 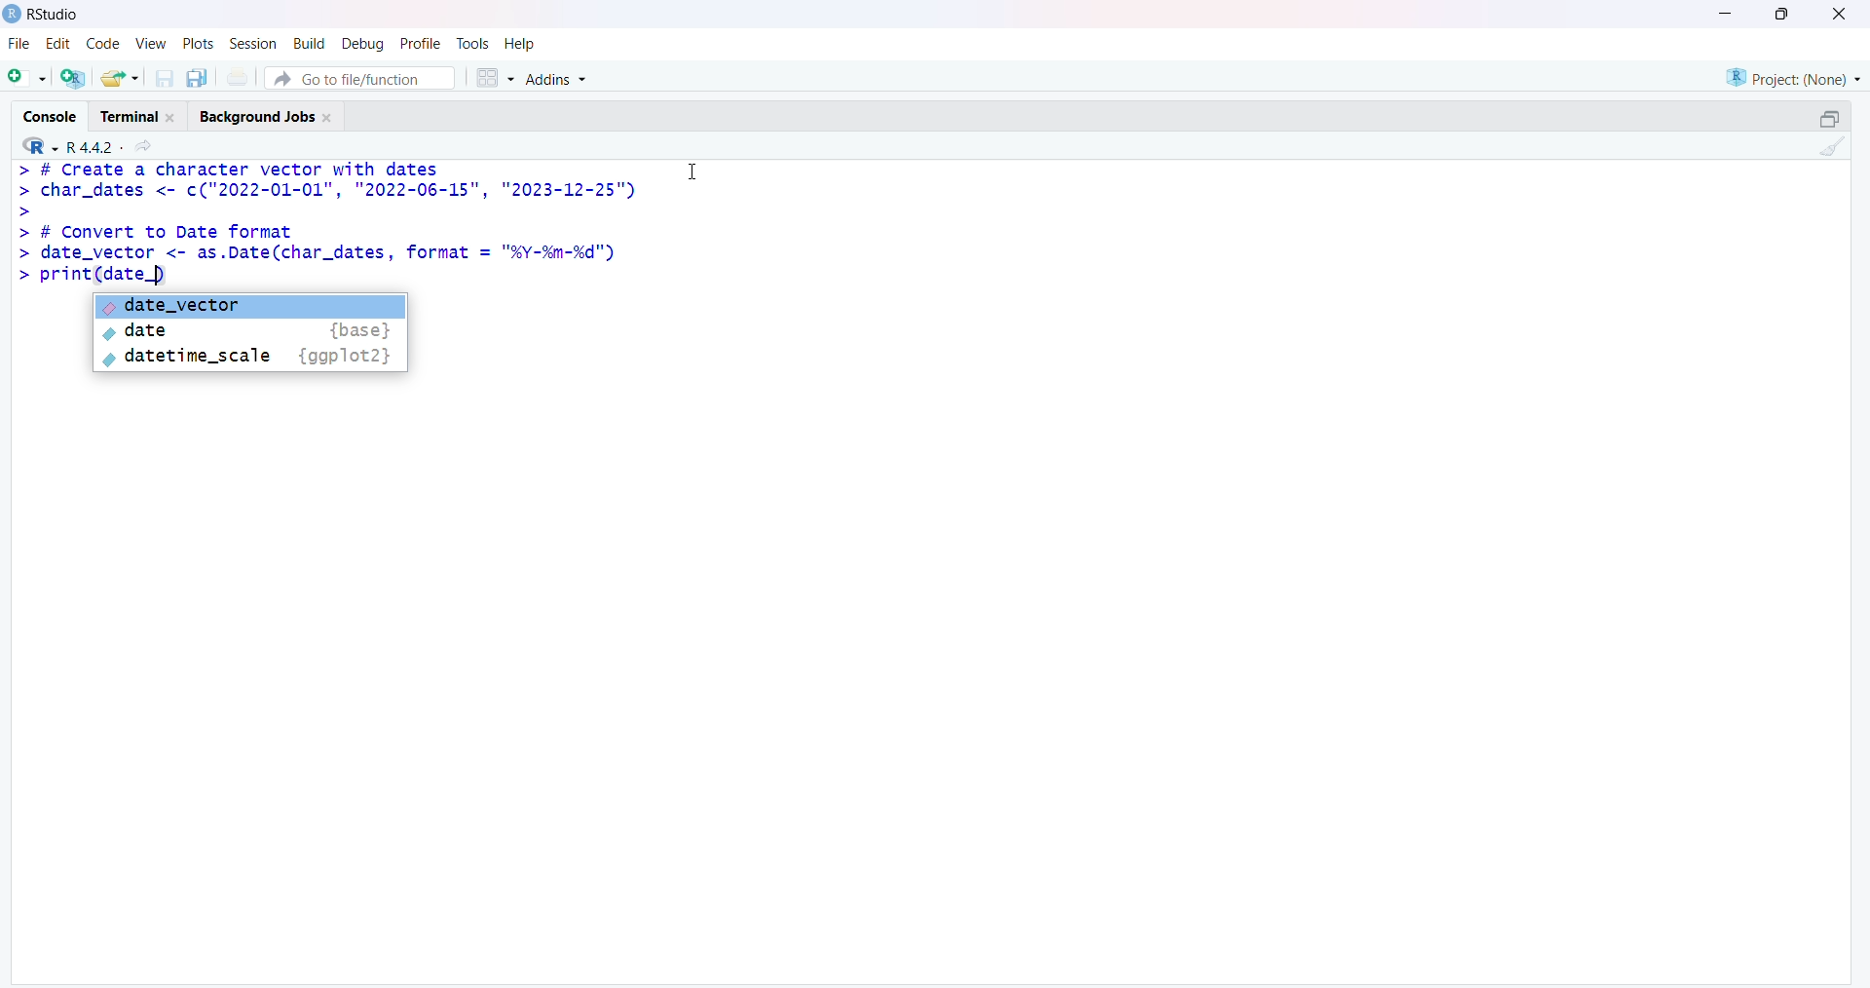 I want to click on Edit, so click(x=57, y=48).